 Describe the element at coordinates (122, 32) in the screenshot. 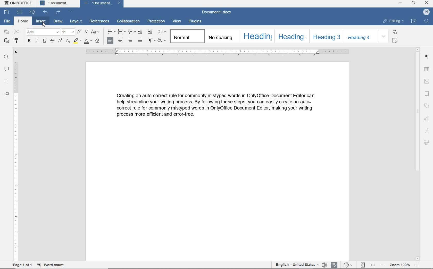

I see `numbering` at that location.